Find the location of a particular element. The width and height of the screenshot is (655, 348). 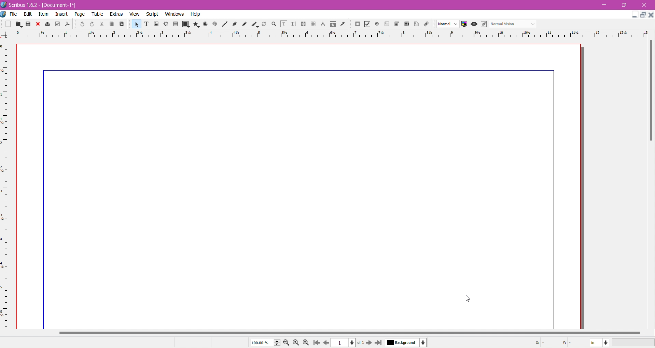

edit menu is located at coordinates (28, 14).